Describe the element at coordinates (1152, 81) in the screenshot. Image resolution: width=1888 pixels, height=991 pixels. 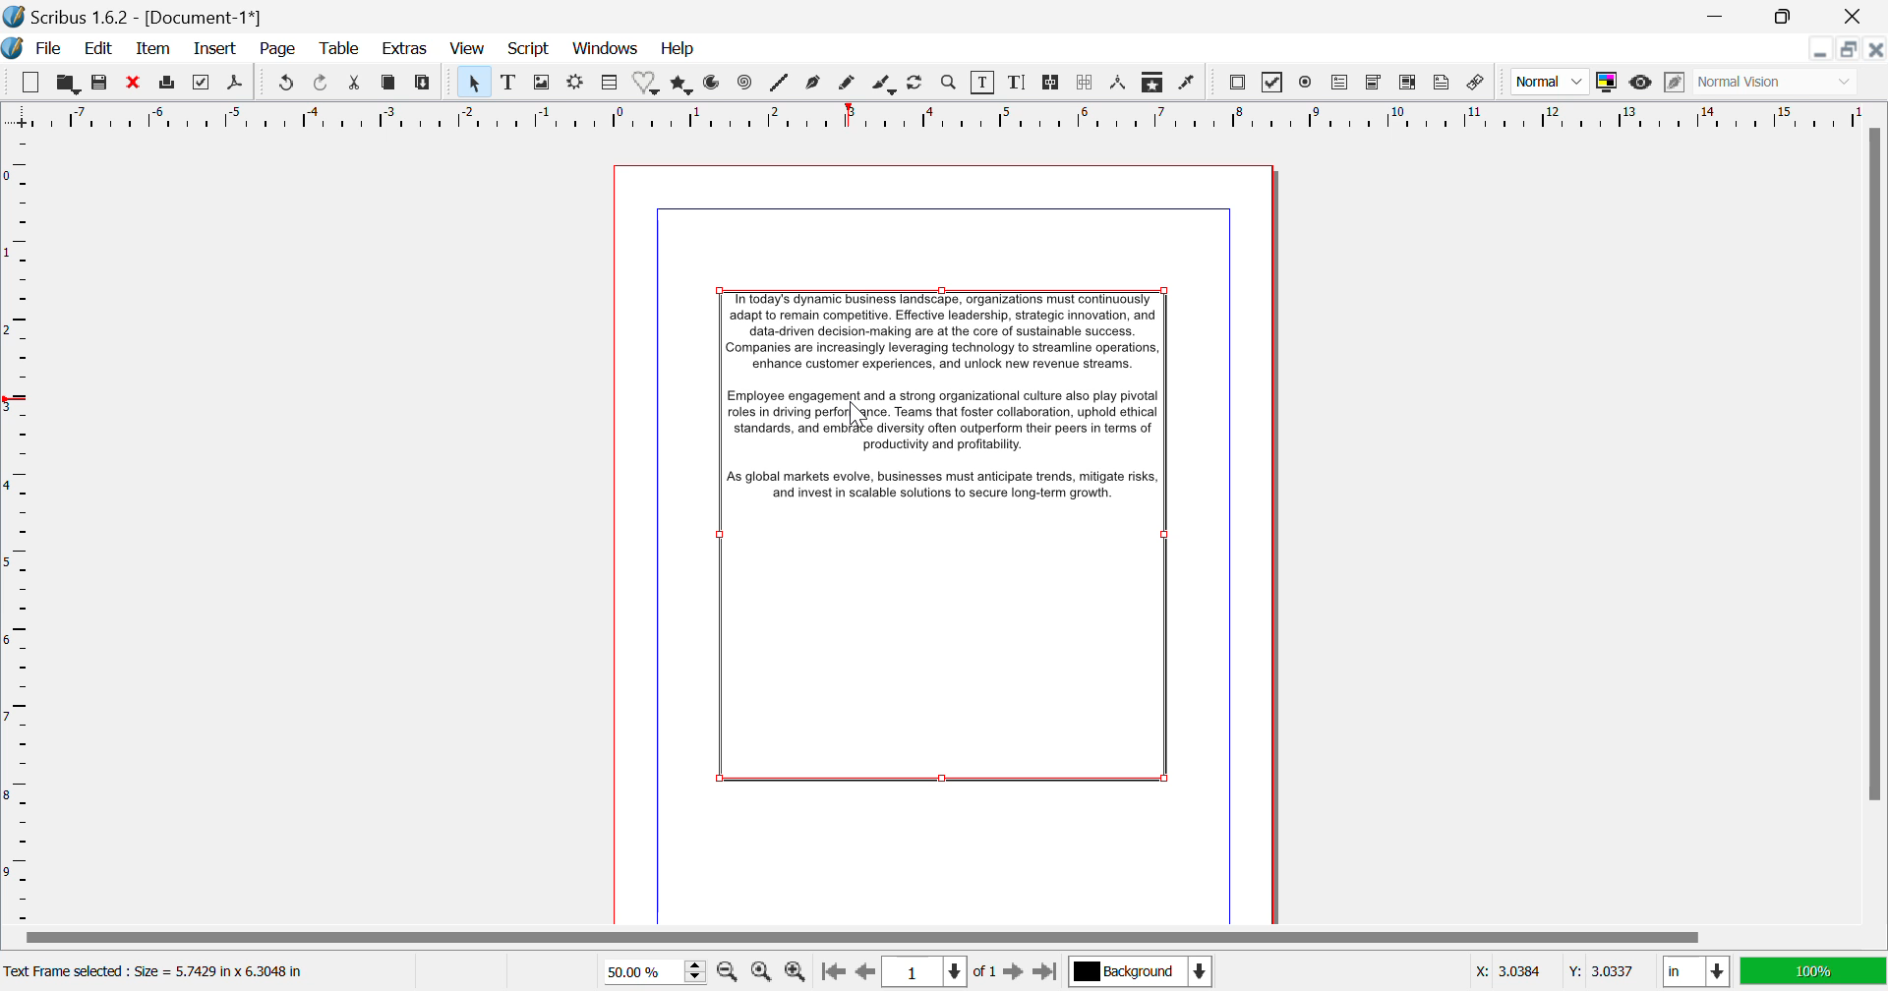
I see `Copy Item Properties` at that location.